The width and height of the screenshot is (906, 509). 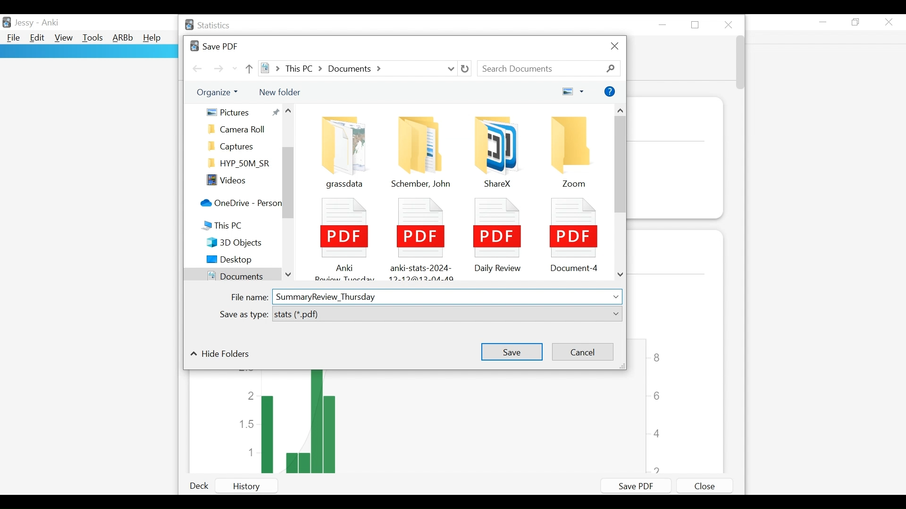 What do you see at coordinates (38, 39) in the screenshot?
I see `Edit` at bounding box center [38, 39].